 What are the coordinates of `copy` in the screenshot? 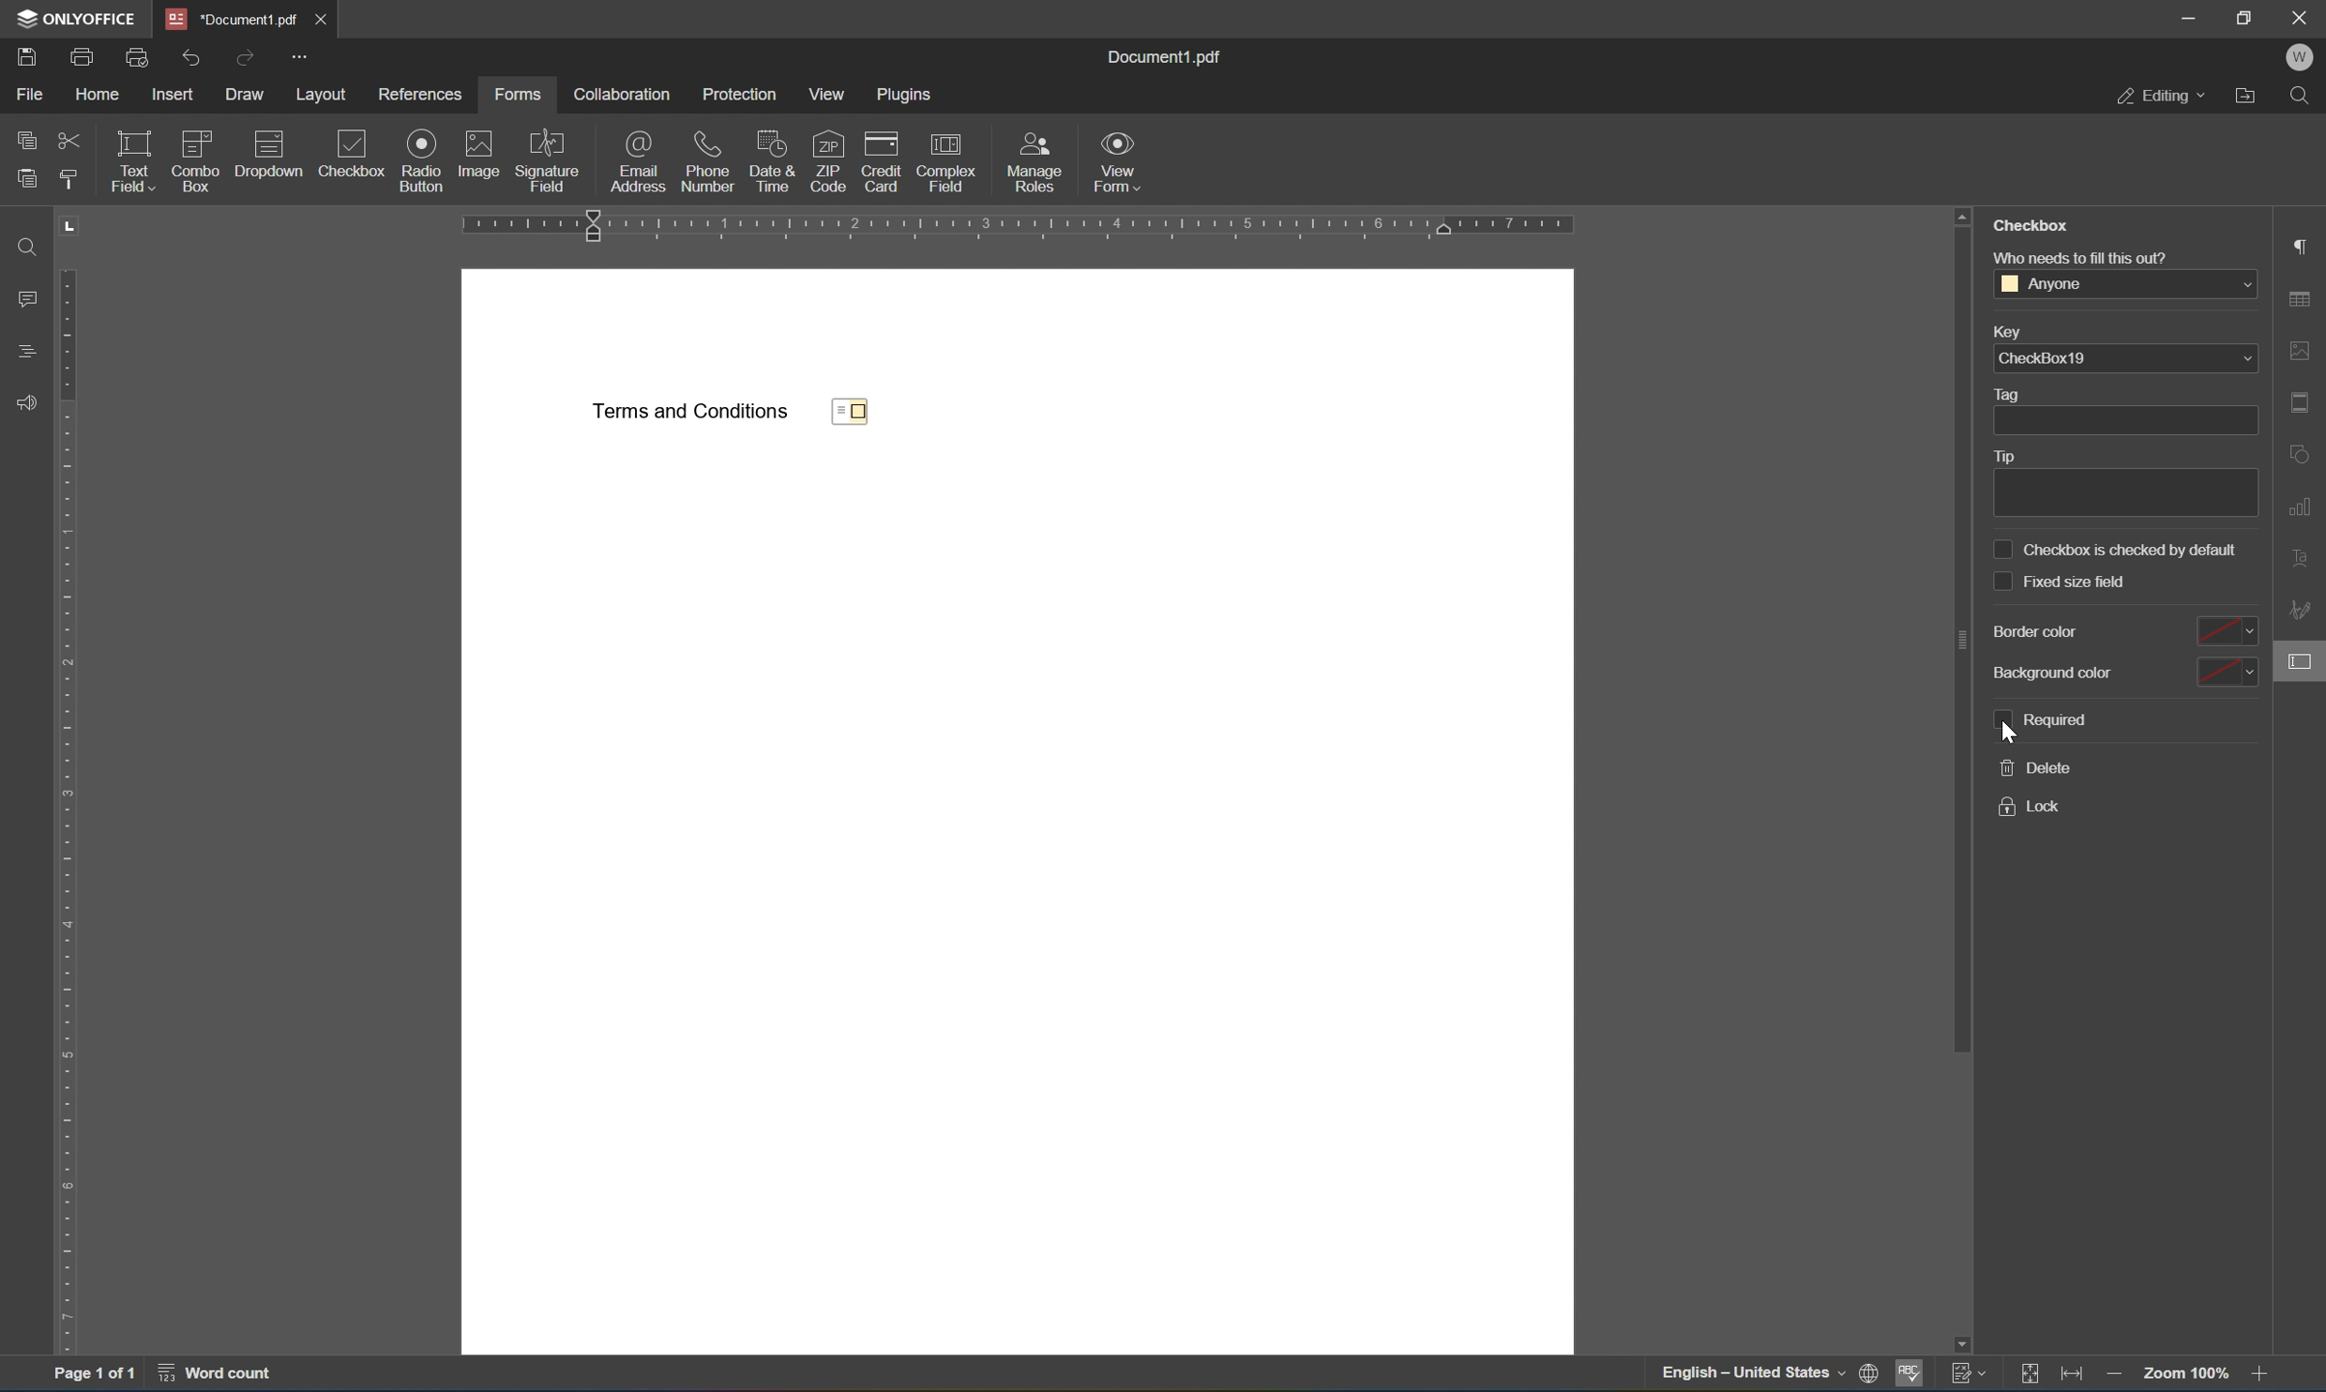 It's located at (28, 140).